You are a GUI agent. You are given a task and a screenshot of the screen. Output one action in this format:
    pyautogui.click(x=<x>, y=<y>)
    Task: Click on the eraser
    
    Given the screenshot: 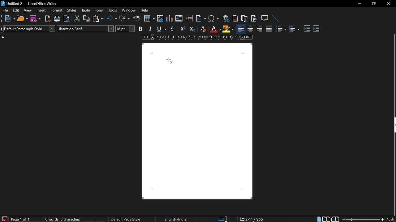 What is the action you would take?
    pyautogui.click(x=202, y=29)
    